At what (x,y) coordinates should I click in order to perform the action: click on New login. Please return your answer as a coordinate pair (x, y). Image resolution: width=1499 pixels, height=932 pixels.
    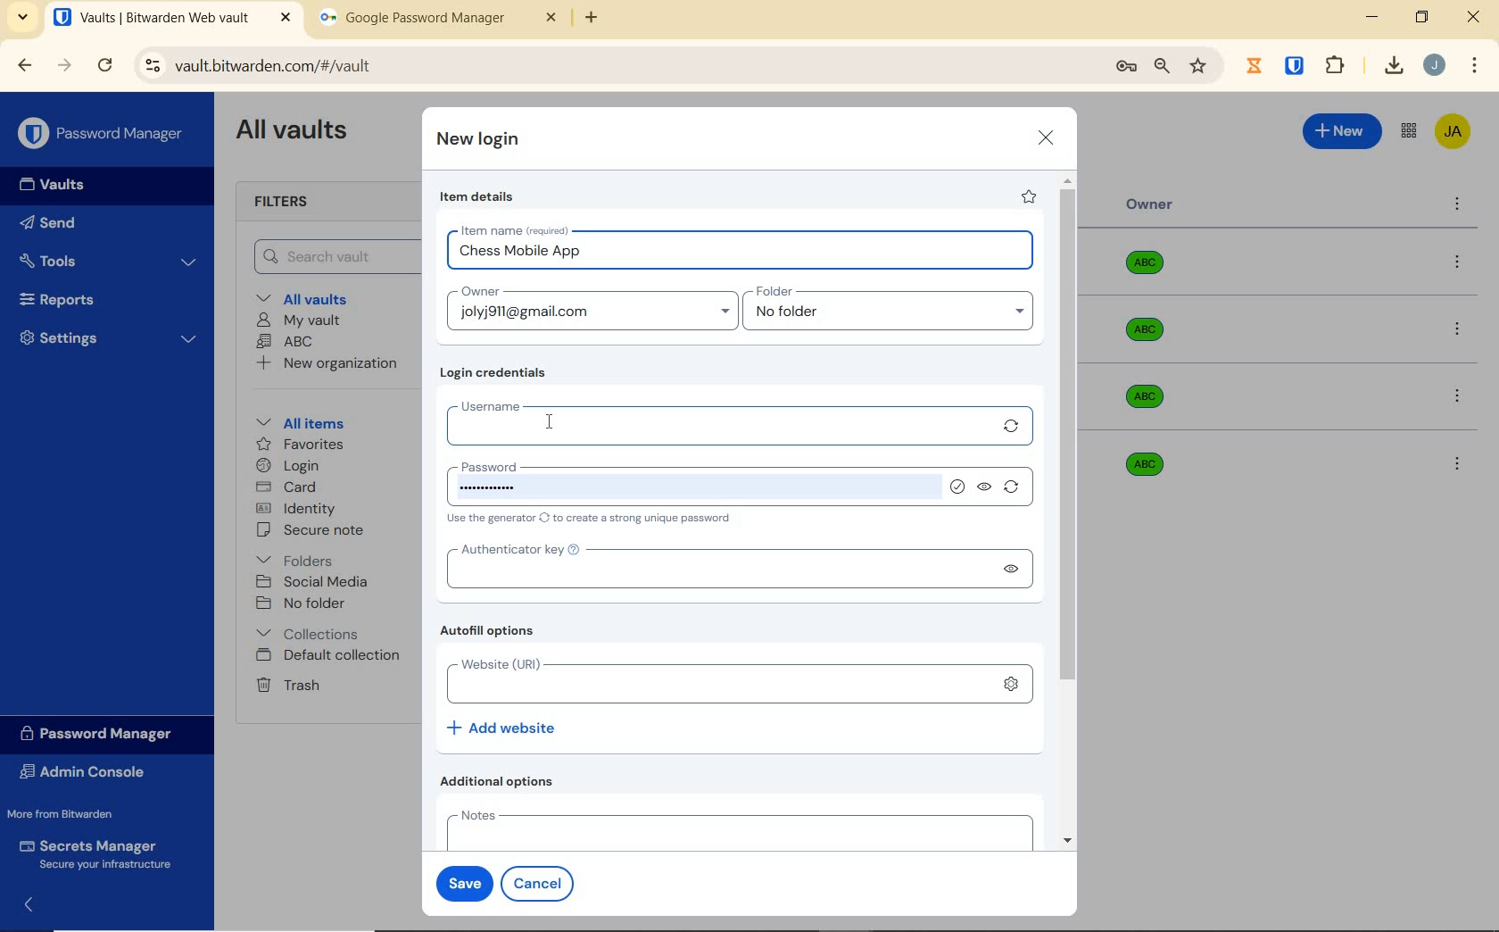
    Looking at the image, I should click on (479, 141).